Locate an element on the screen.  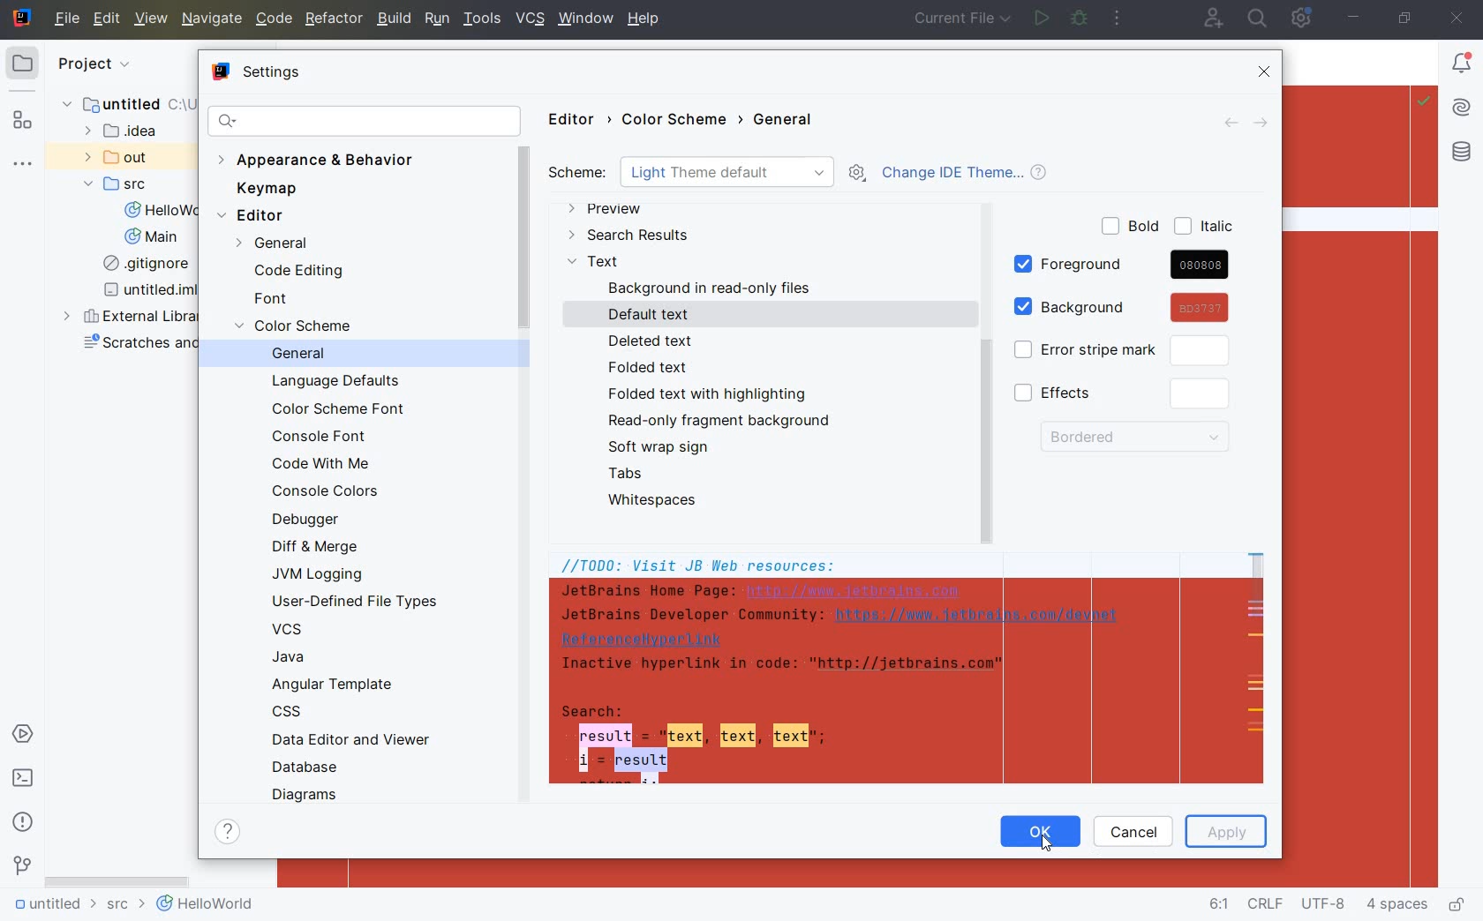
OK is located at coordinates (1043, 837).